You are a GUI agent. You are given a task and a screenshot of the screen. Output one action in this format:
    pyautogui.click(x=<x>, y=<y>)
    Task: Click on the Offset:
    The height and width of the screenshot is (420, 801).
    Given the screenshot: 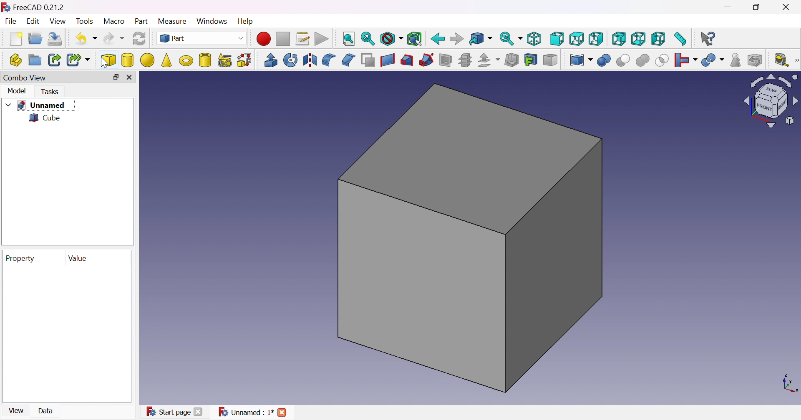 What is the action you would take?
    pyautogui.click(x=490, y=60)
    